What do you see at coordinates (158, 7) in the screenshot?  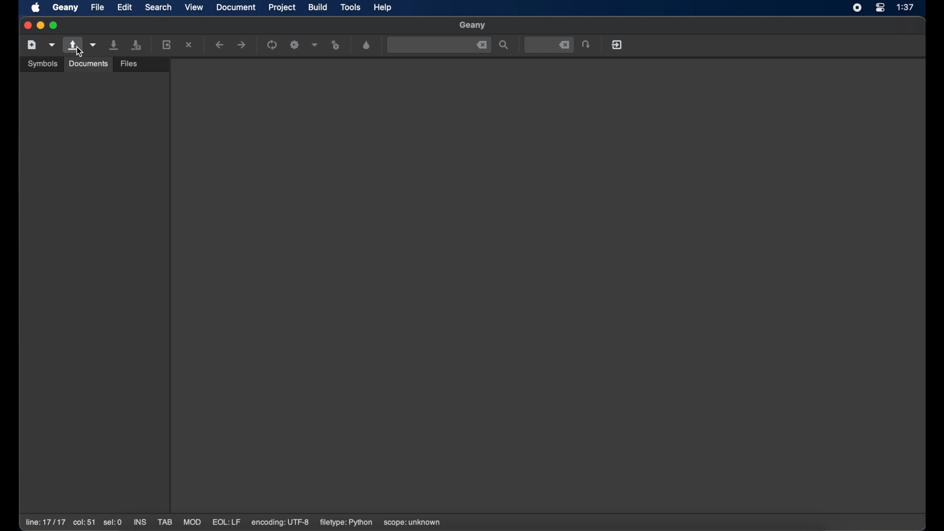 I see `search` at bounding box center [158, 7].